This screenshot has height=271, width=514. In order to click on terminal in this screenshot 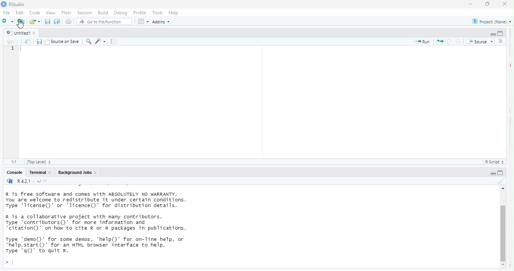, I will do `click(38, 173)`.